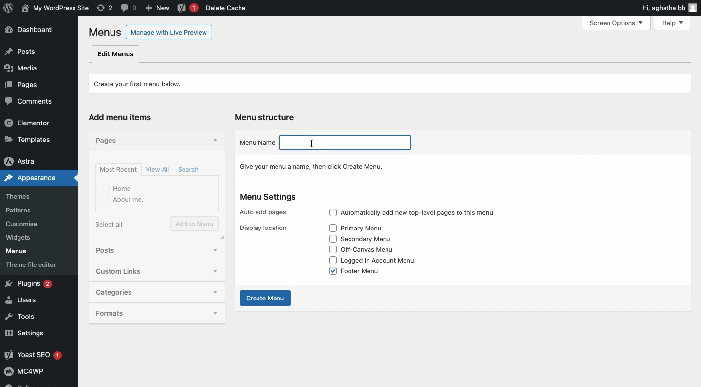 This screenshot has width=701, height=387. I want to click on About me., so click(122, 200).